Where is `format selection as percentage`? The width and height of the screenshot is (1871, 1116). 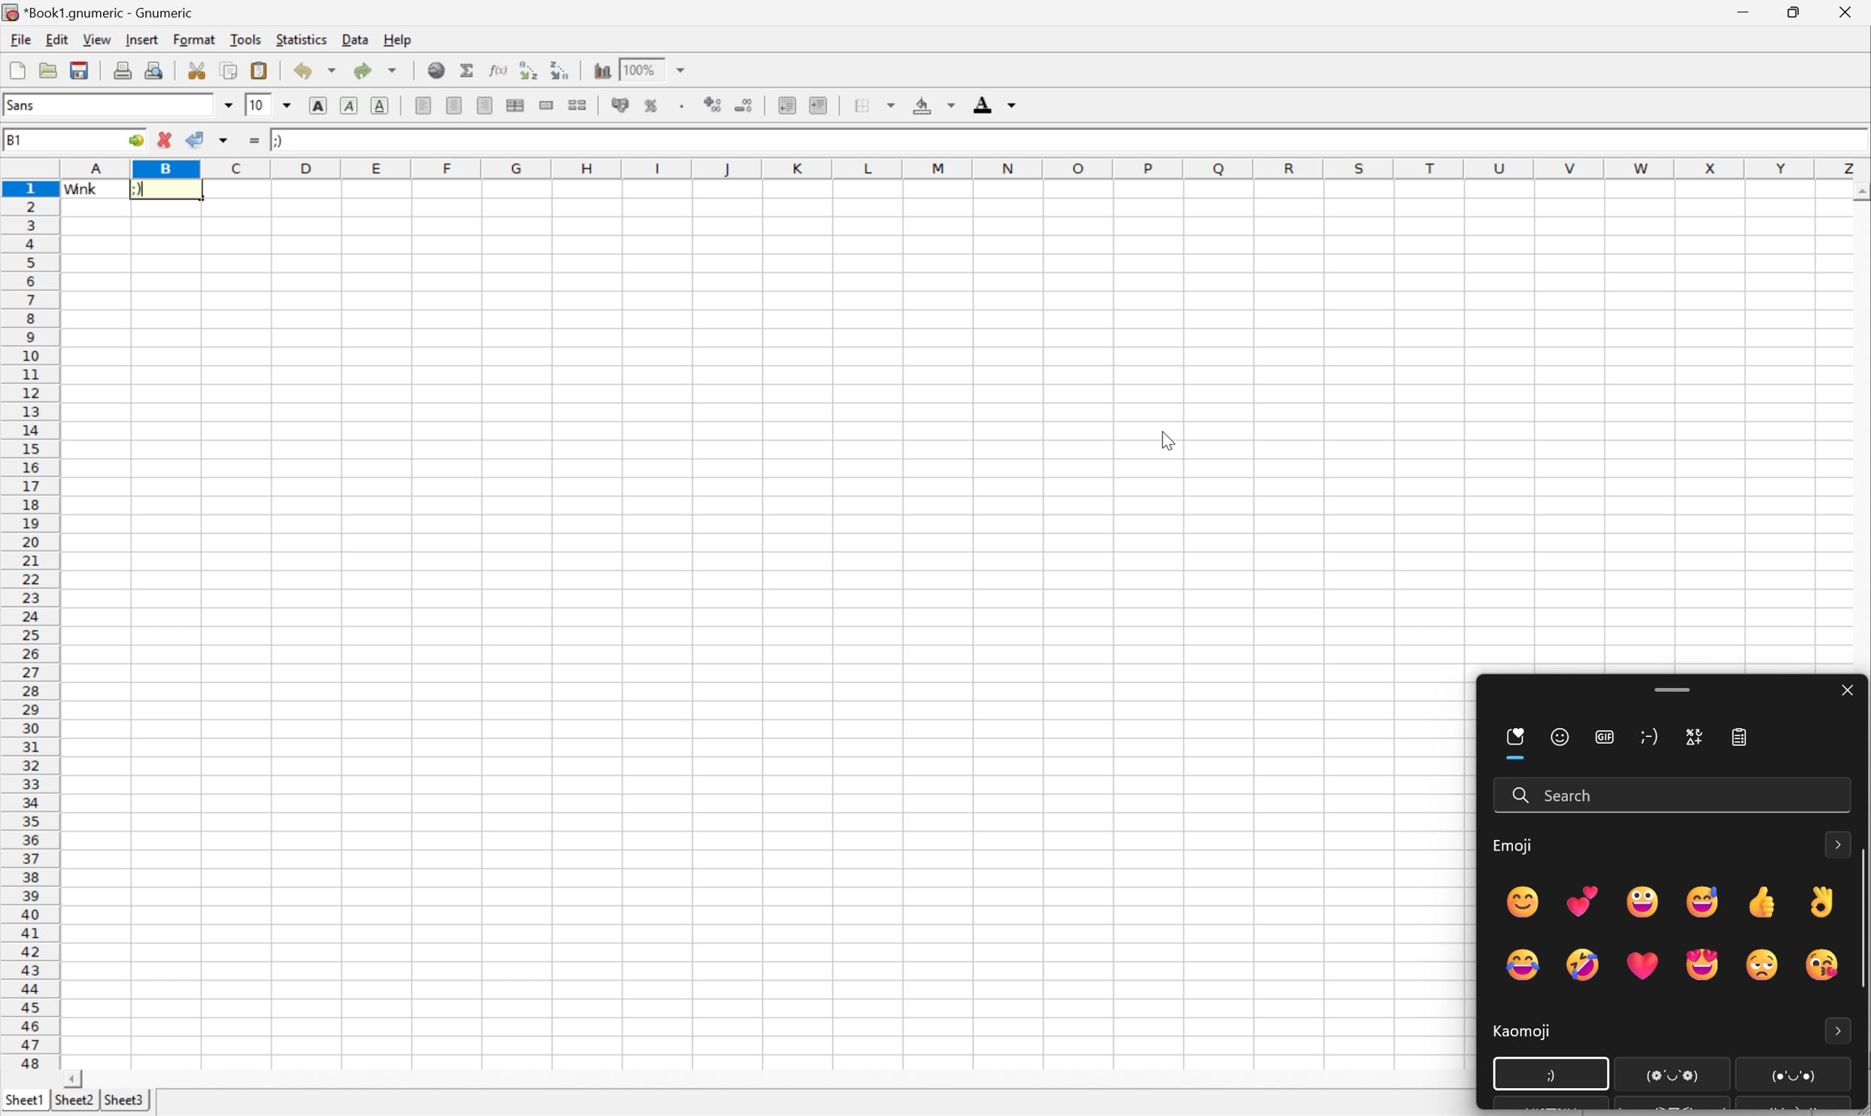
format selection as percentage is located at coordinates (654, 105).